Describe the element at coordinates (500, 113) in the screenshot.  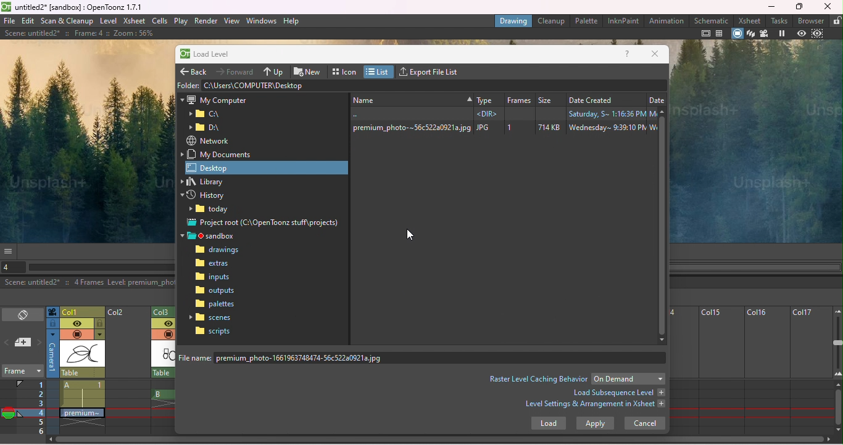
I see `<DIR> Saturday, S~ 1:16:36 PM` at that location.